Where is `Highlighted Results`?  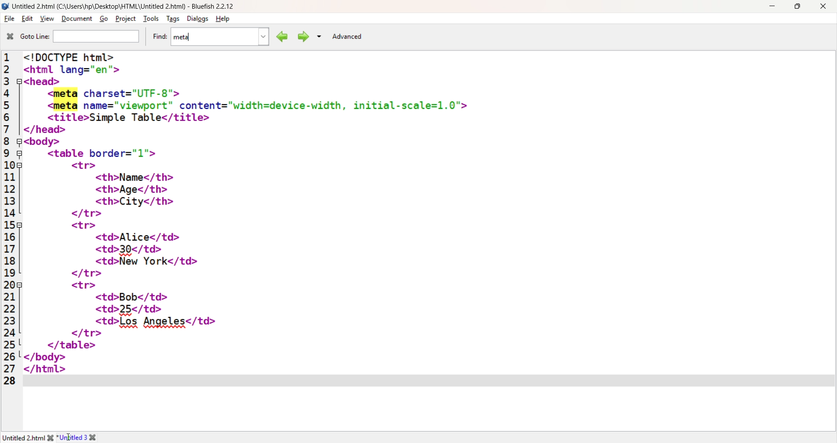 Highlighted Results is located at coordinates (66, 100).